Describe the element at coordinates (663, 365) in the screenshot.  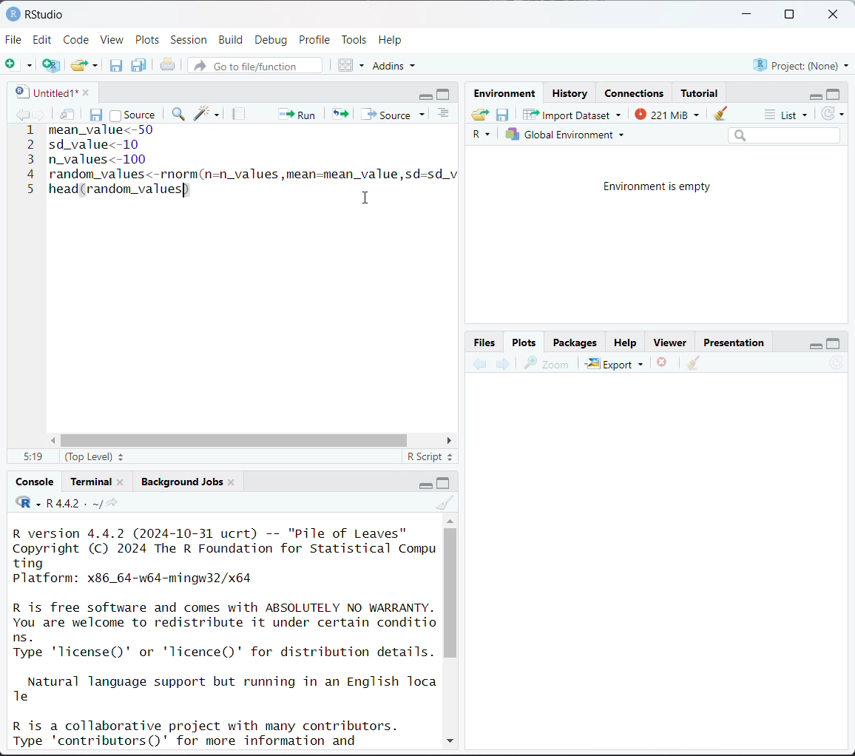
I see `remove the current plot` at that location.